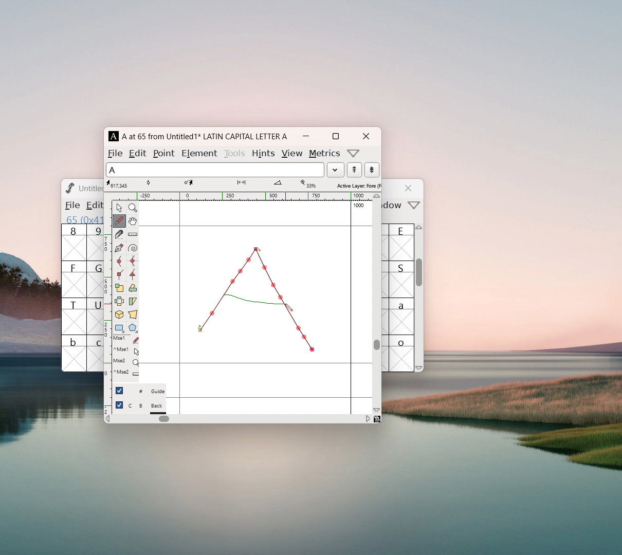 Image resolution: width=622 pixels, height=555 pixels. What do you see at coordinates (357, 185) in the screenshot?
I see `selected layer` at bounding box center [357, 185].